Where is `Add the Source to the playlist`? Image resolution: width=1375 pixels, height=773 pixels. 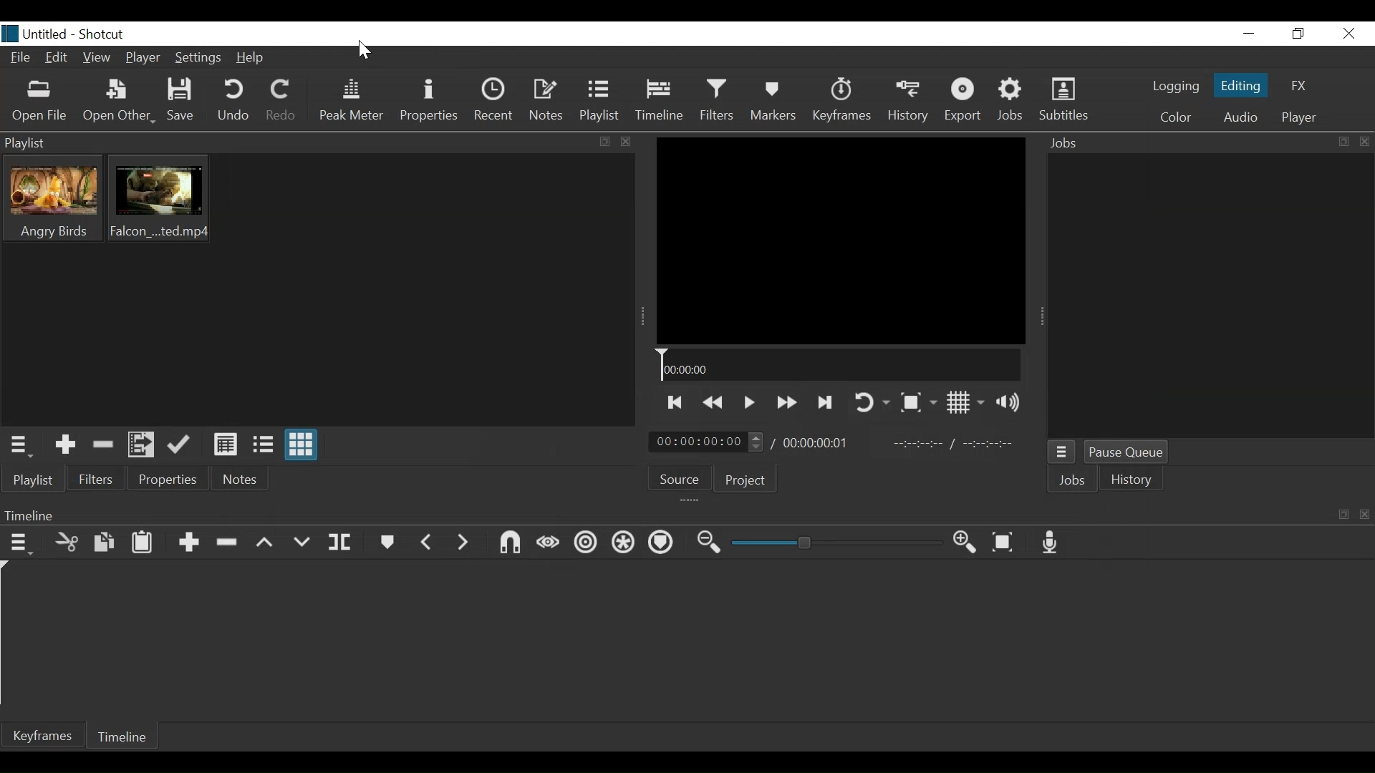
Add the Source to the playlist is located at coordinates (65, 444).